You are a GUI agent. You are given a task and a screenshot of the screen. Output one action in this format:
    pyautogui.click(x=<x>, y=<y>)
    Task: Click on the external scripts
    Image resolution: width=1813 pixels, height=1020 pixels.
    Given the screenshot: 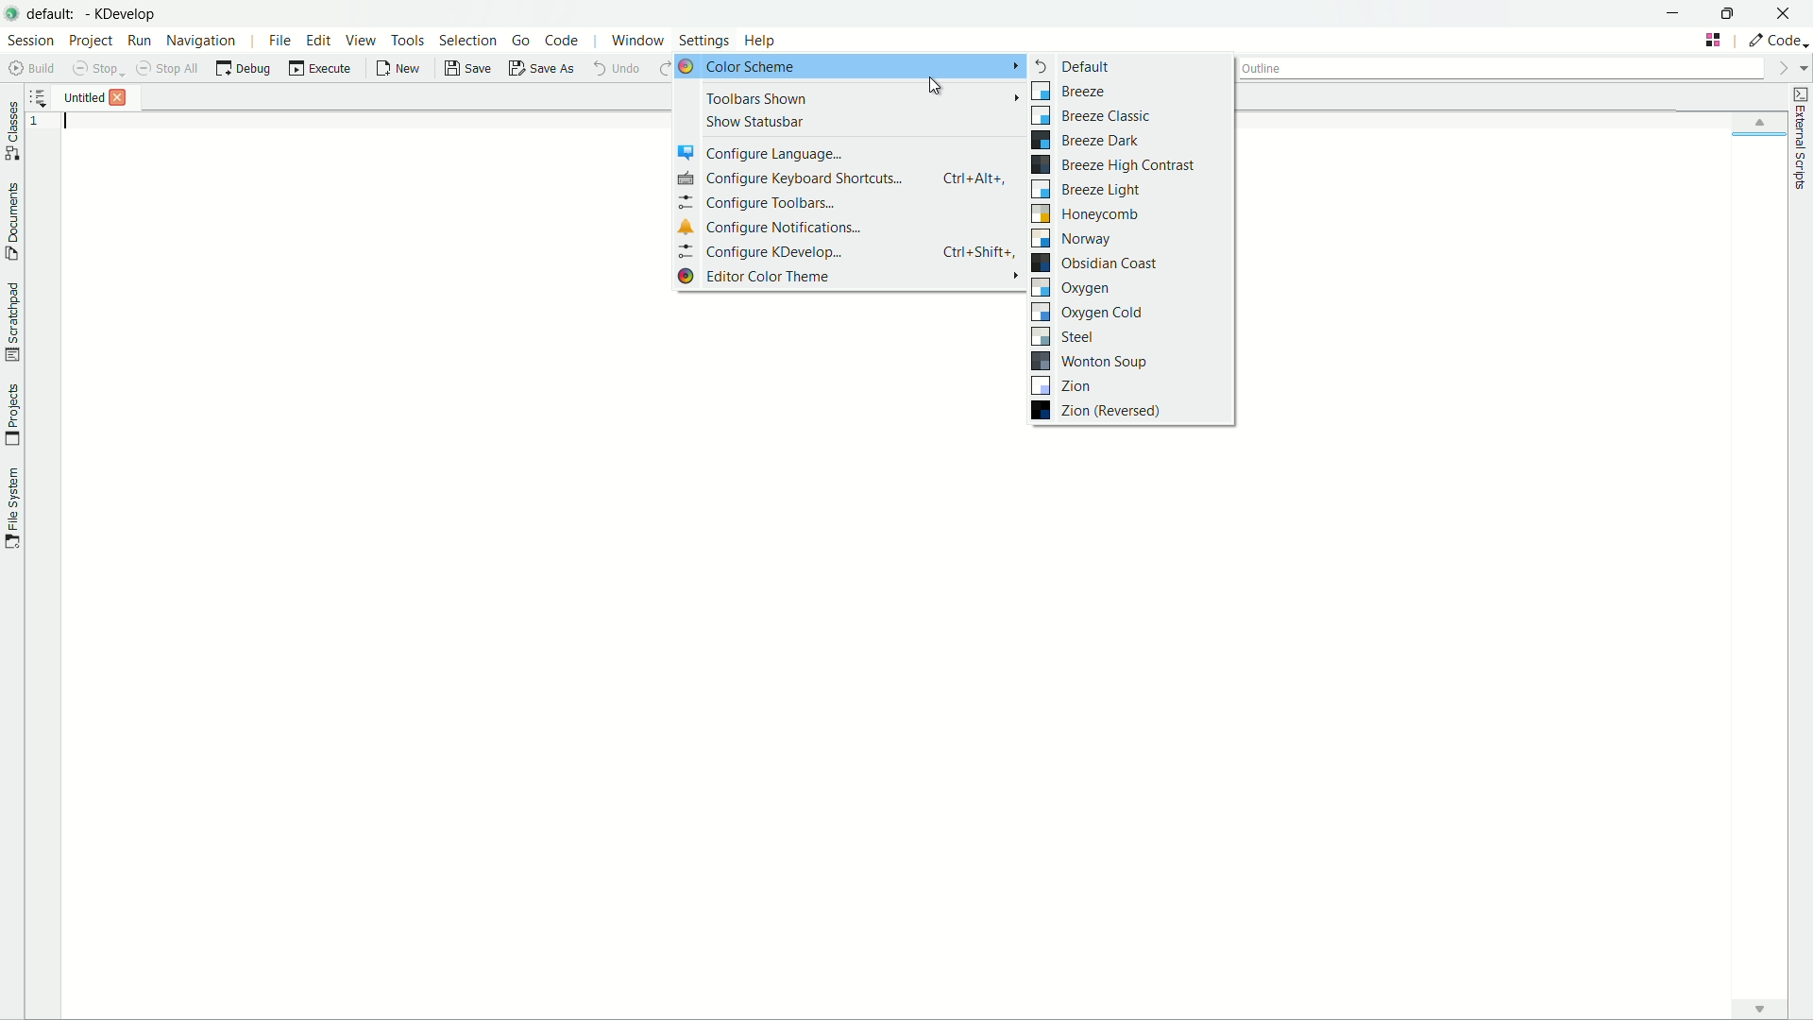 What is the action you would take?
    pyautogui.click(x=1801, y=138)
    